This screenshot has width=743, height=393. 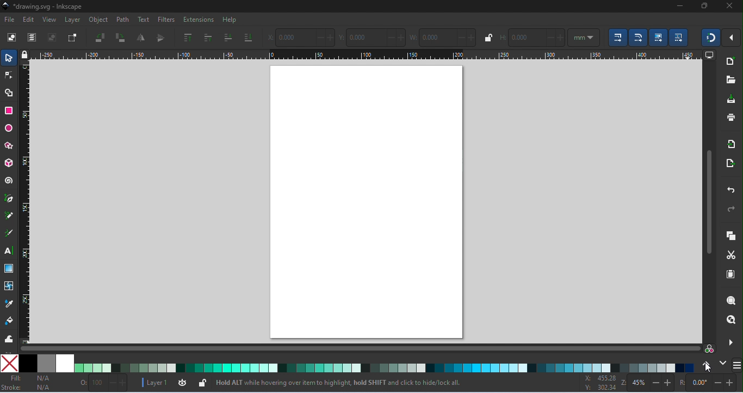 What do you see at coordinates (11, 199) in the screenshot?
I see `pen ` at bounding box center [11, 199].